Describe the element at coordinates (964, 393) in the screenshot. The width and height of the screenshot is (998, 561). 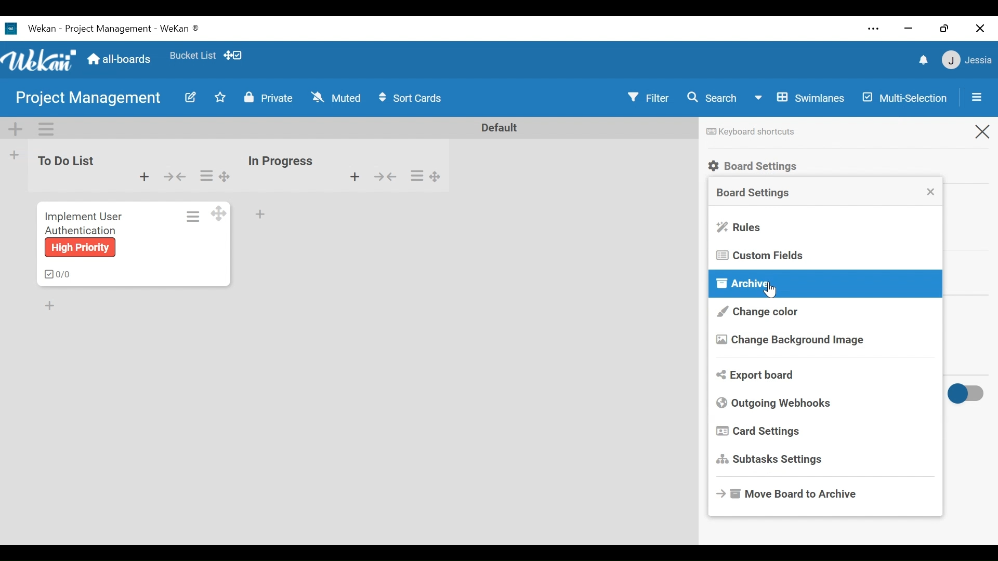
I see `Toggle show/hide activities` at that location.